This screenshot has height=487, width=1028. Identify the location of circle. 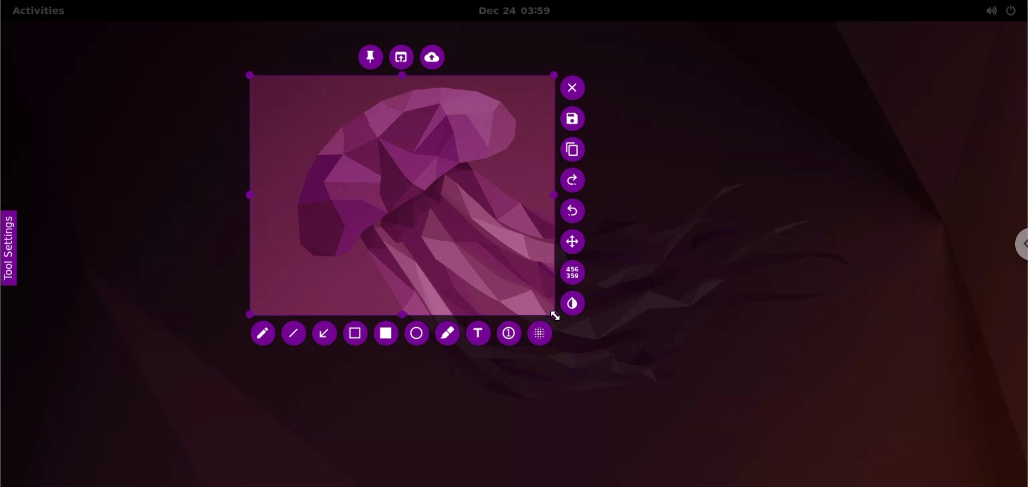
(415, 334).